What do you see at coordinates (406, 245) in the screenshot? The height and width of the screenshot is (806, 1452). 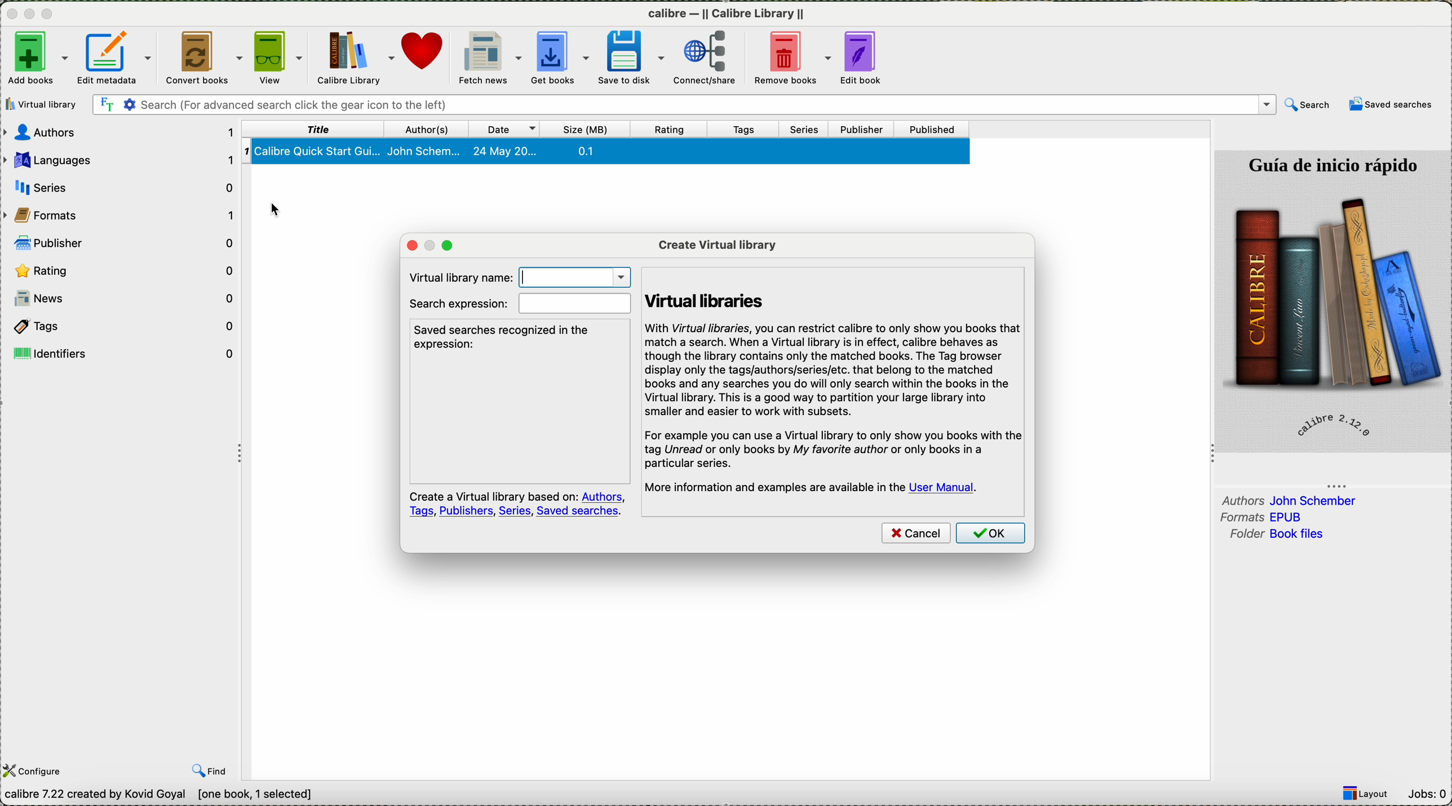 I see `close popup` at bounding box center [406, 245].